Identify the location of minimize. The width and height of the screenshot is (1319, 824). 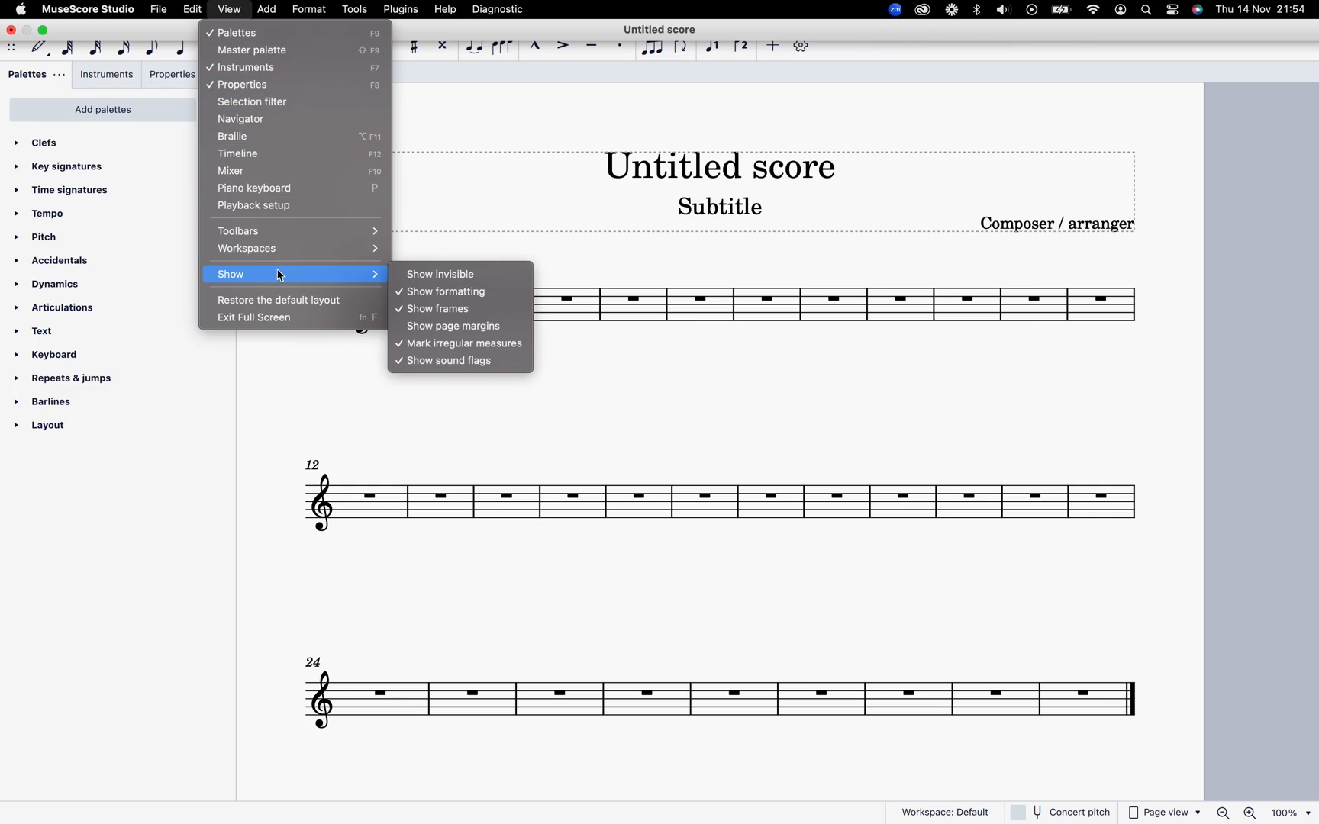
(26, 30).